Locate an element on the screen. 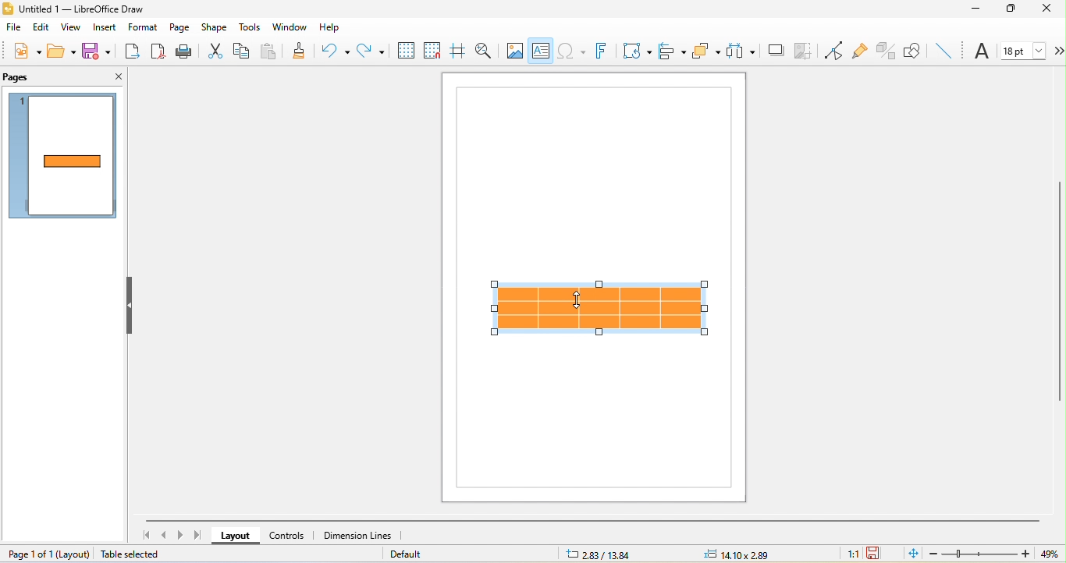 This screenshot has height=563, width=1066. page 1 of 1 is located at coordinates (27, 553).